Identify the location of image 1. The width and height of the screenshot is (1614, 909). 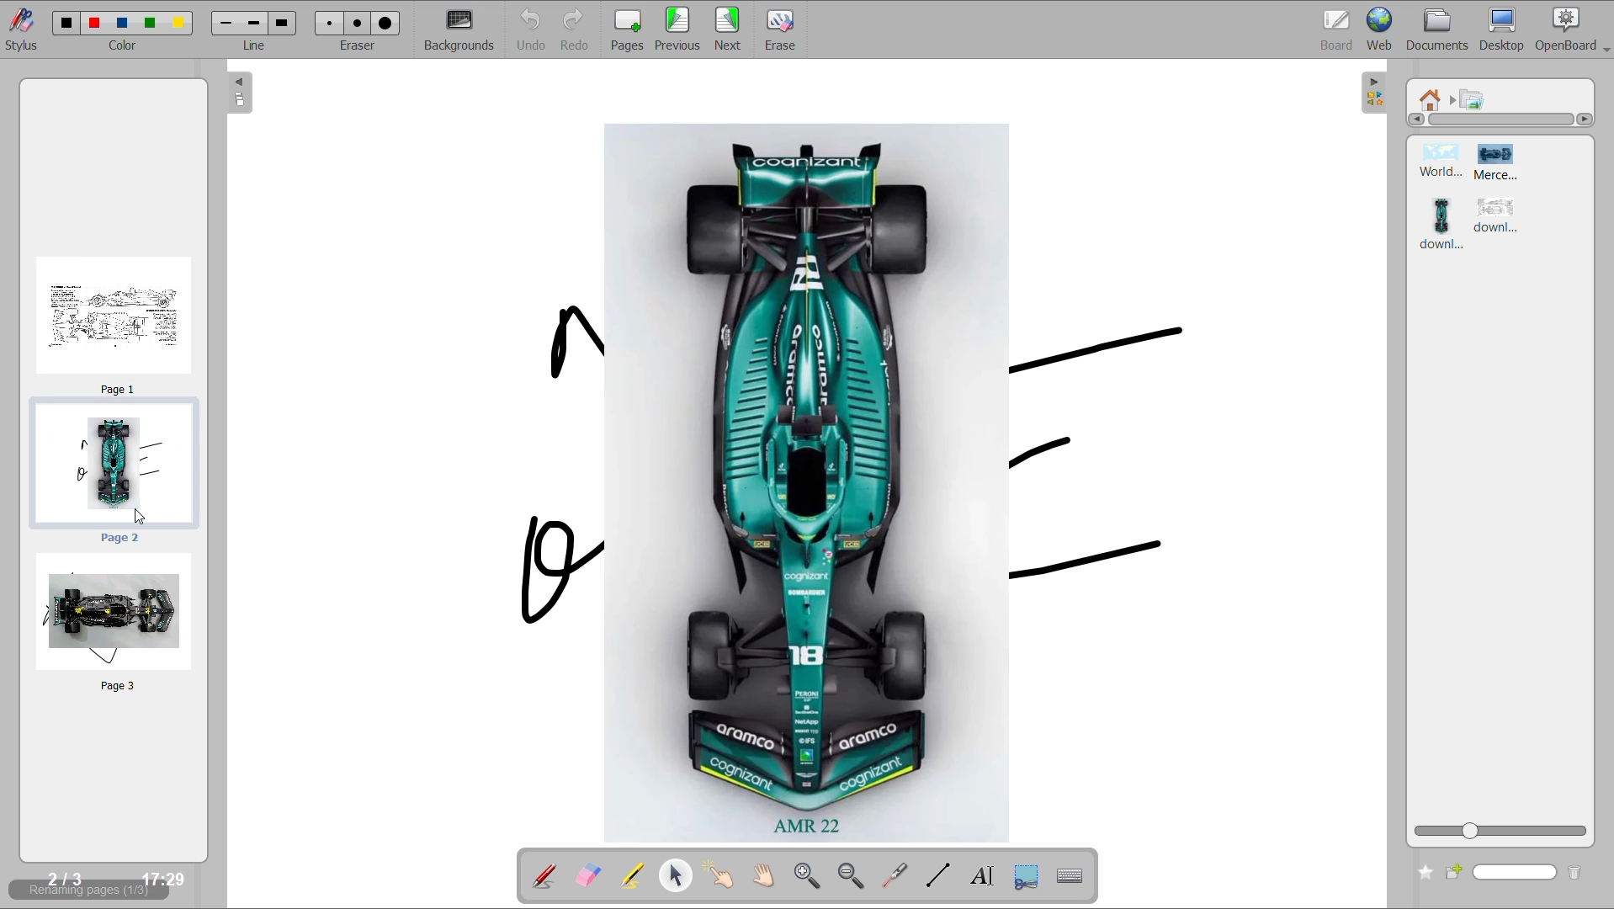
(1435, 162).